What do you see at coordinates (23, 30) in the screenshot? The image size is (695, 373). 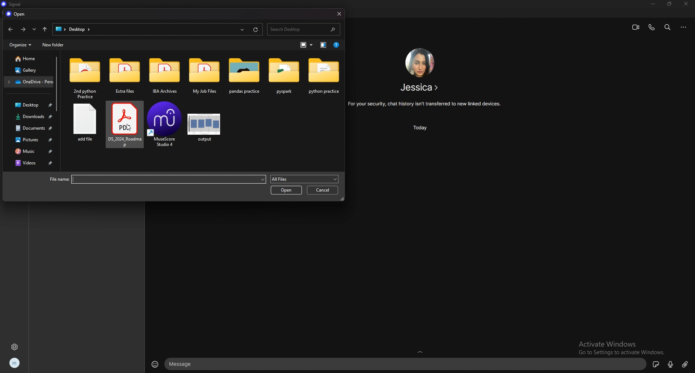 I see `forward` at bounding box center [23, 30].